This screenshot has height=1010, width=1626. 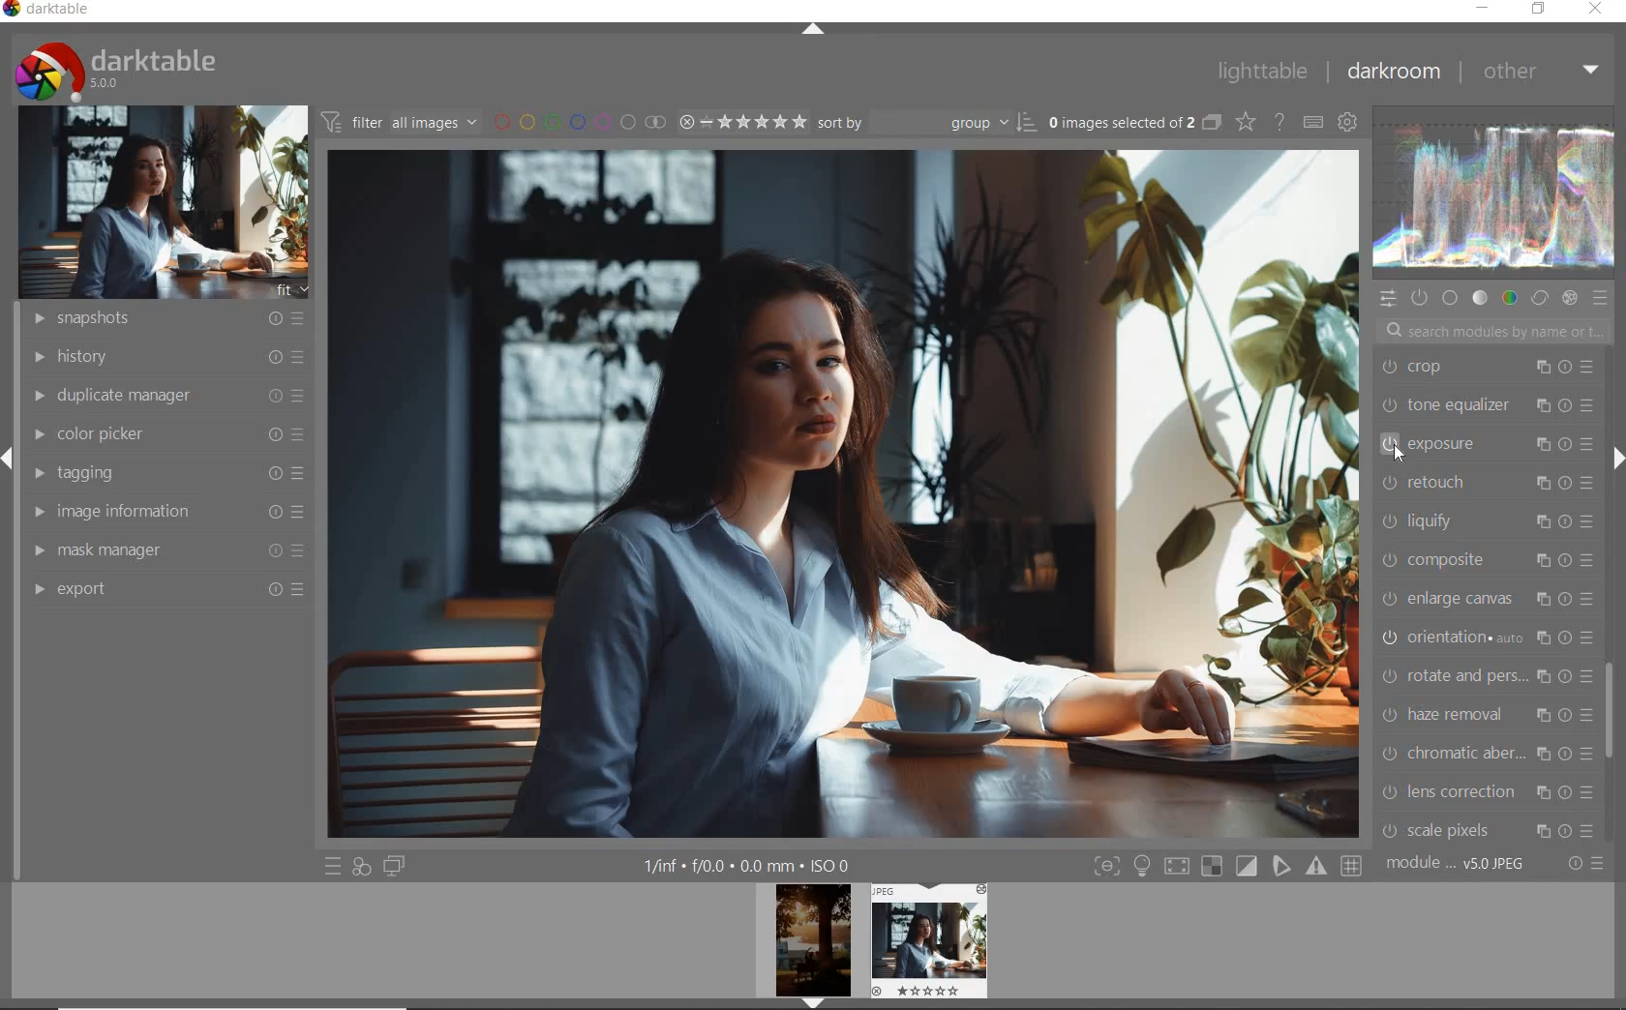 What do you see at coordinates (1211, 124) in the screenshot?
I see `COLLAPSE GROUPED IMAGE` at bounding box center [1211, 124].